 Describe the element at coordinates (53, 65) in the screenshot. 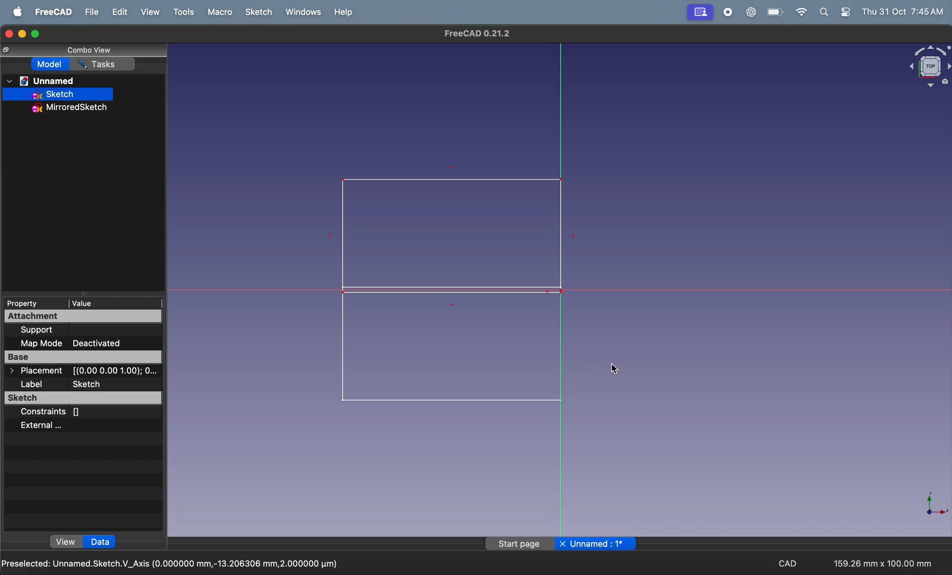

I see `model` at that location.